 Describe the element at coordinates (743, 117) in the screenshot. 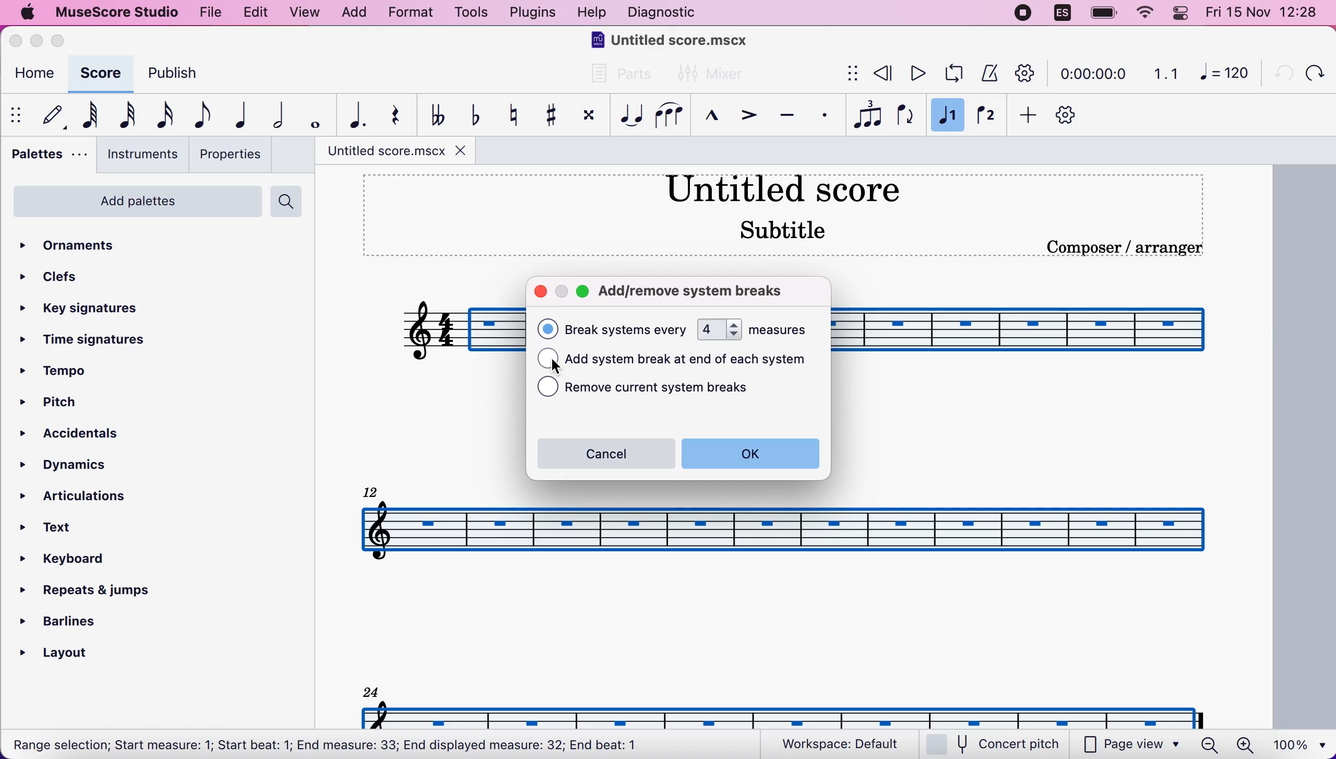

I see `accent` at that location.